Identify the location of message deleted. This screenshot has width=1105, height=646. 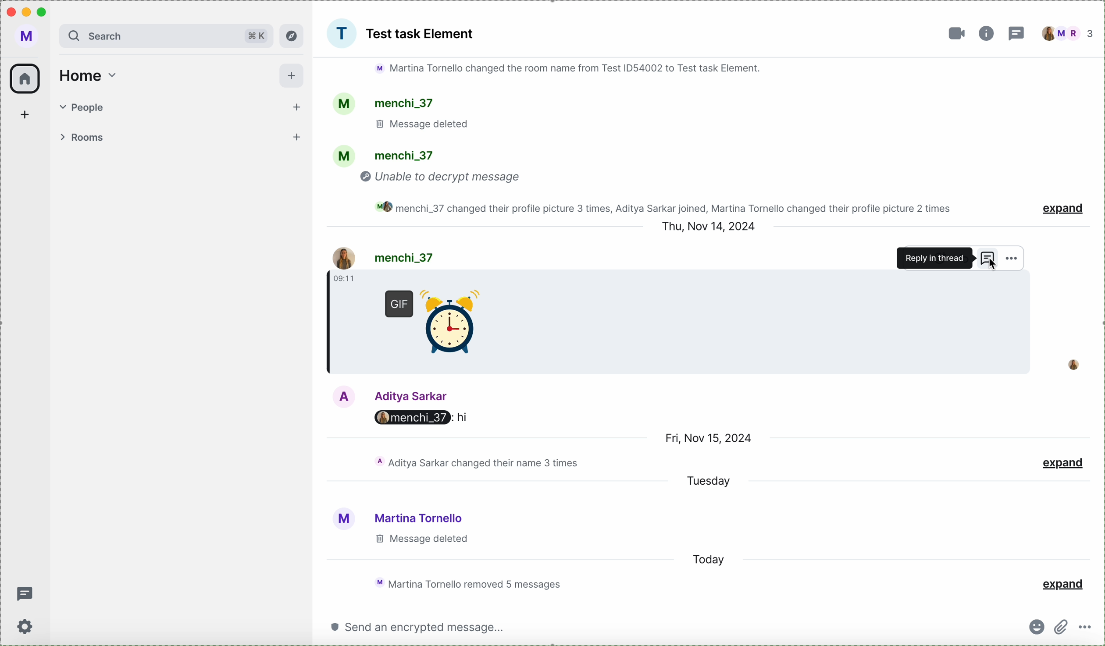
(420, 540).